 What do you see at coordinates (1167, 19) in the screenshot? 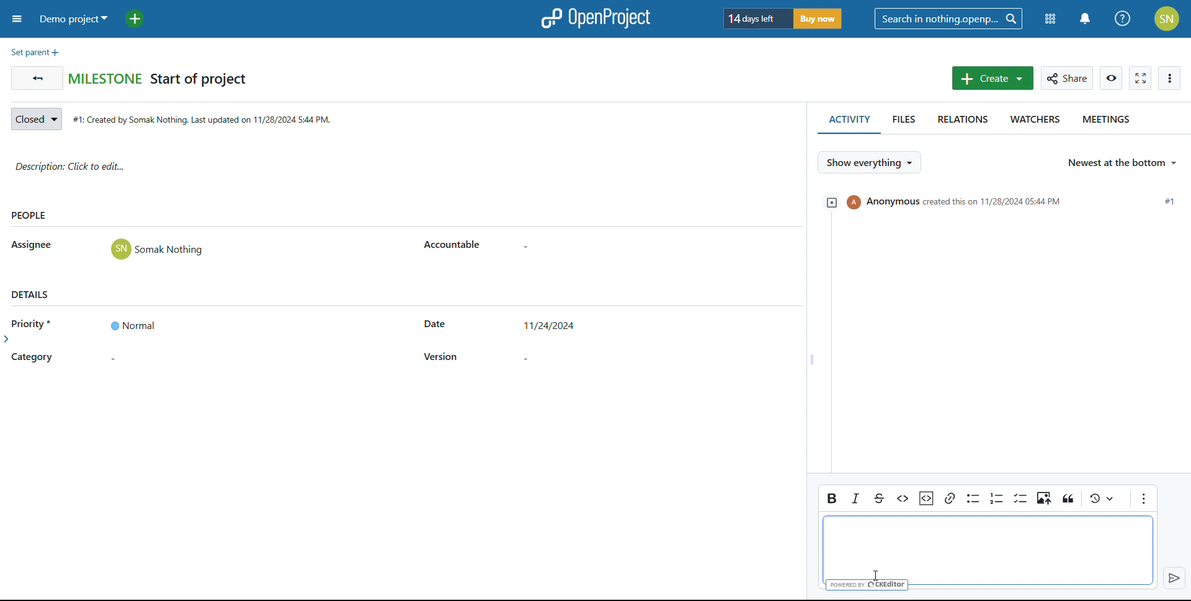
I see `account` at bounding box center [1167, 19].